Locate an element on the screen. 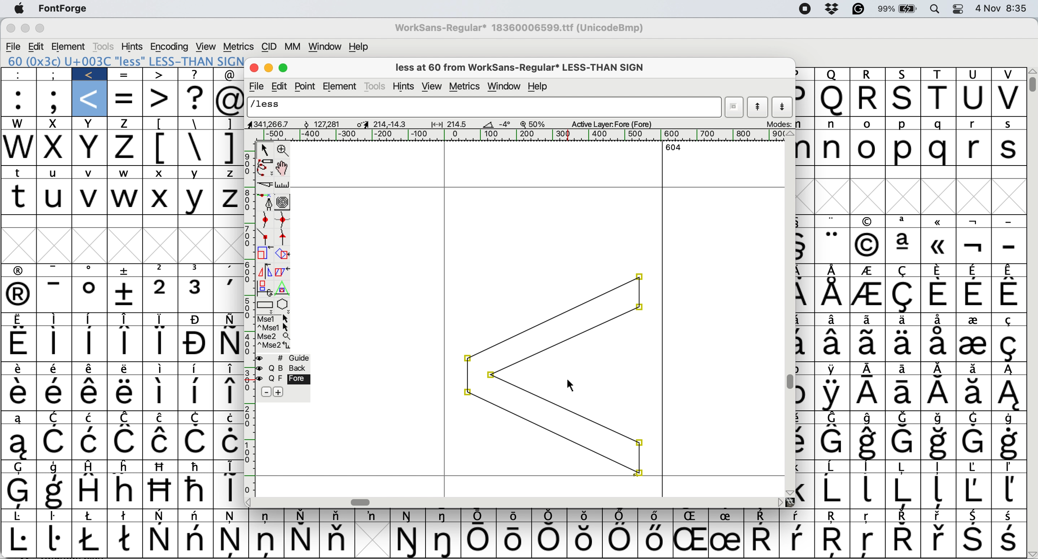 The width and height of the screenshot is (1038, 559). Symbol is located at coordinates (938, 221).